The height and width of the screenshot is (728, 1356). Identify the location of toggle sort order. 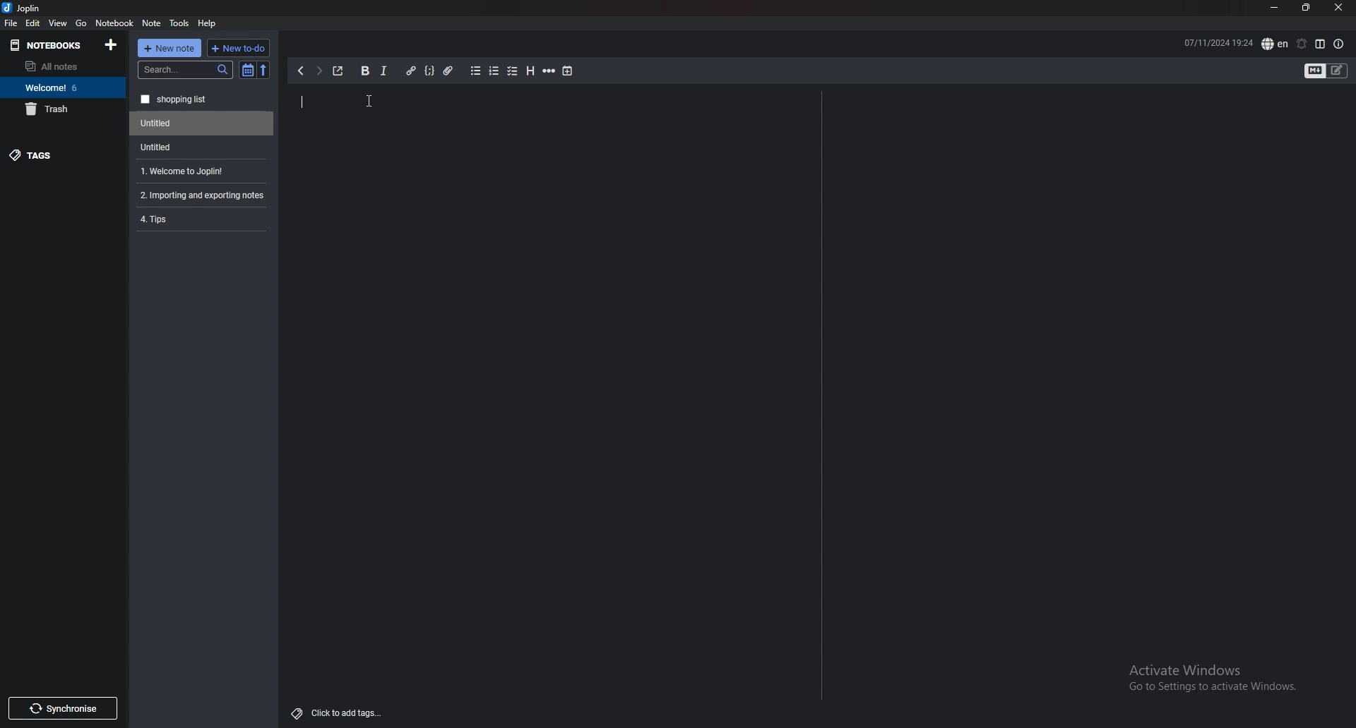
(248, 71).